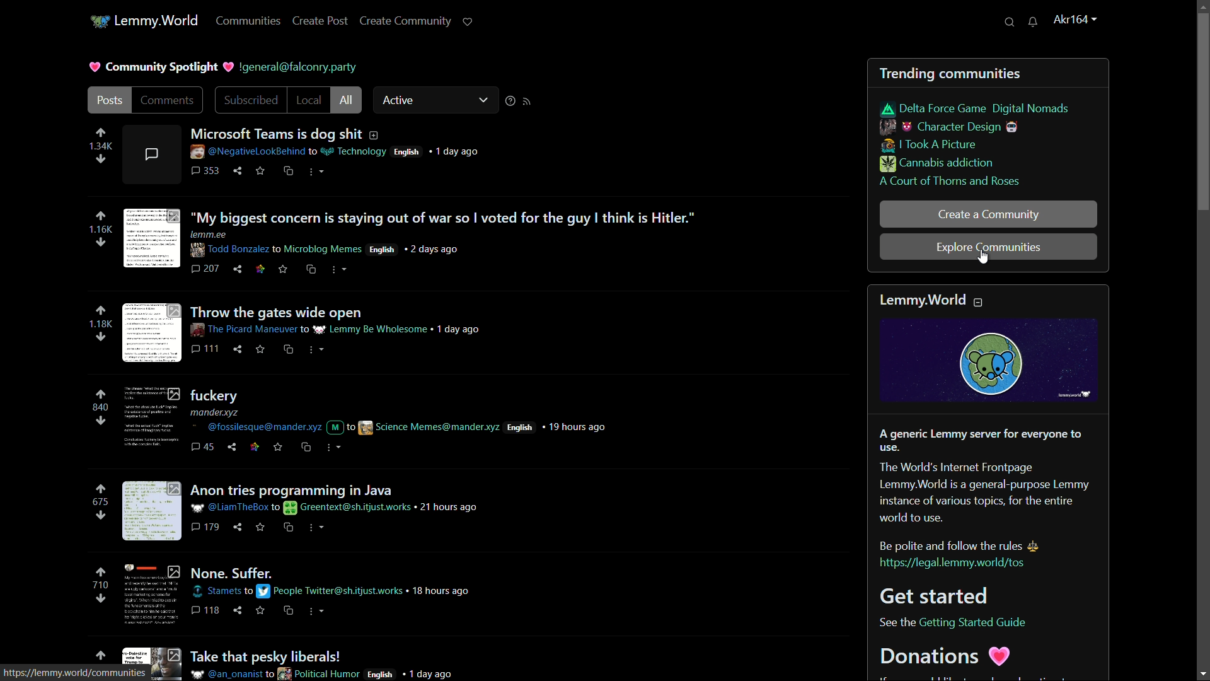 The height and width of the screenshot is (681, 1210). Describe the element at coordinates (101, 310) in the screenshot. I see `upvote` at that location.